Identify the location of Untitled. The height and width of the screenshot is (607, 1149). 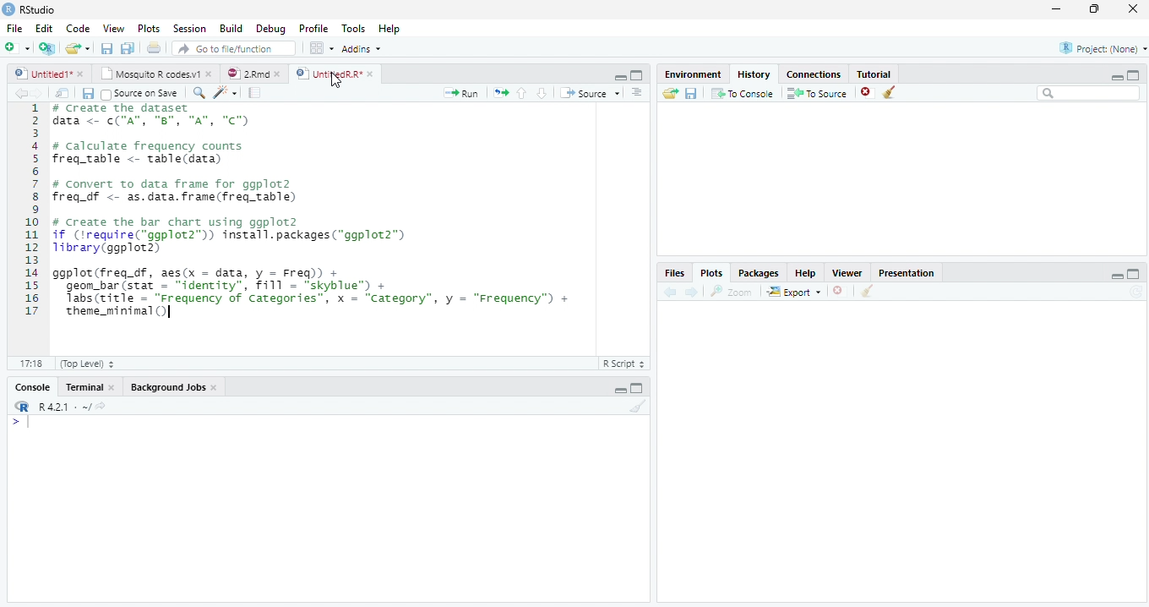
(51, 74).